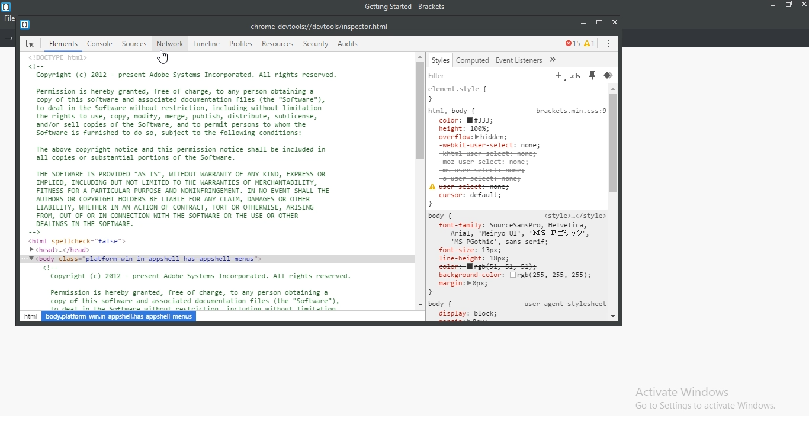 This screenshot has height=431, width=809. What do you see at coordinates (441, 60) in the screenshot?
I see `styles` at bounding box center [441, 60].